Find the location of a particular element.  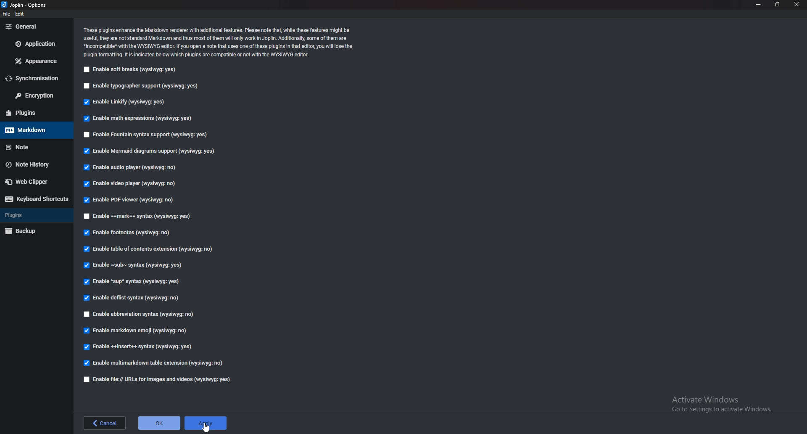

Backup is located at coordinates (34, 230).